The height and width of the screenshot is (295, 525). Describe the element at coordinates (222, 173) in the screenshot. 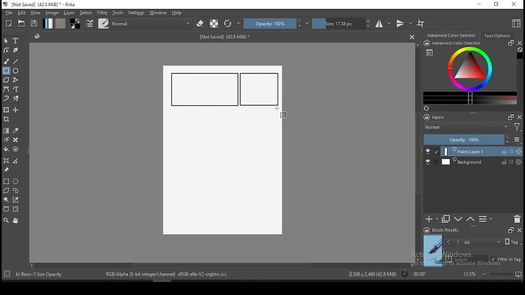

I see `Image` at that location.